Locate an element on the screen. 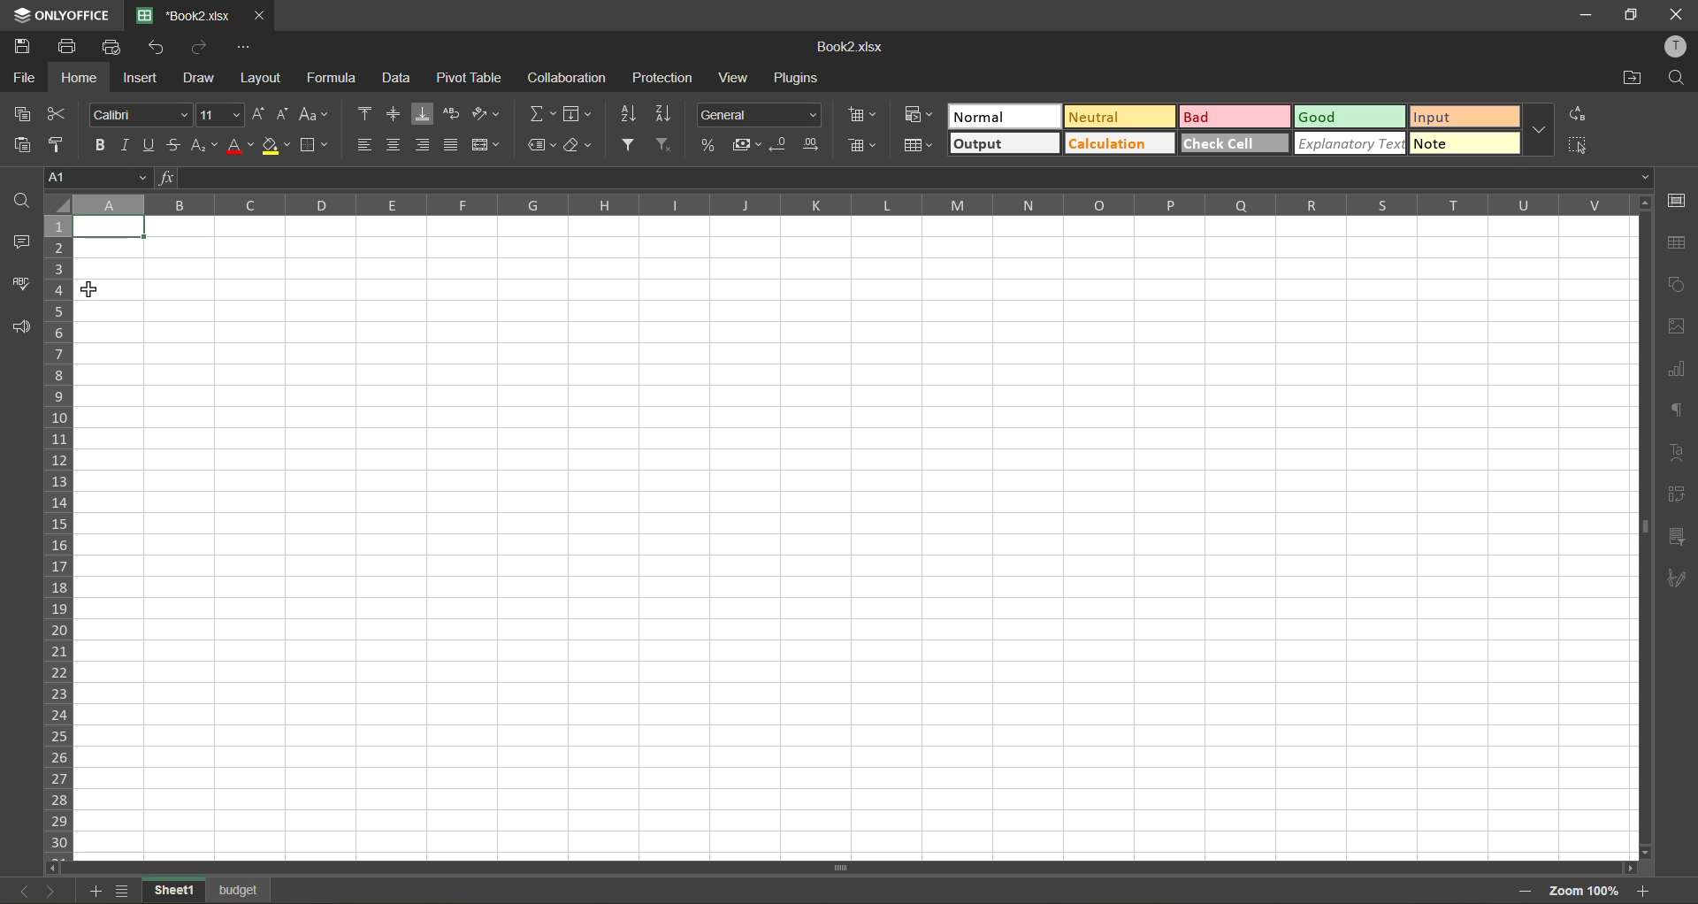 This screenshot has width=1698, height=904. open location is located at coordinates (1634, 77).